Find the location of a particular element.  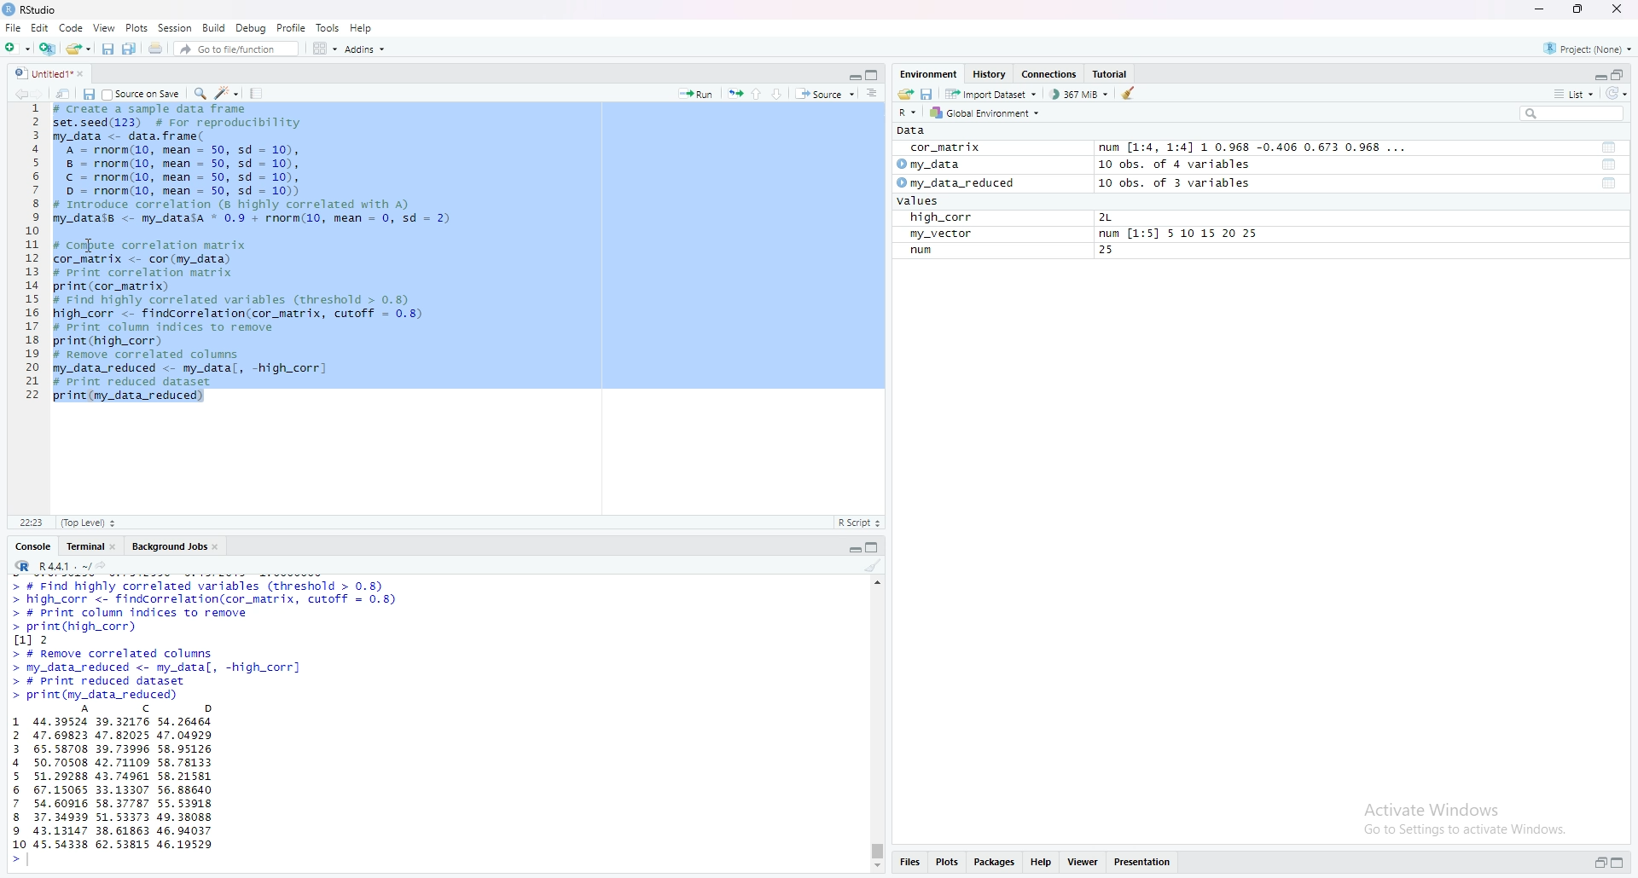

Source on save is located at coordinates (143, 94).